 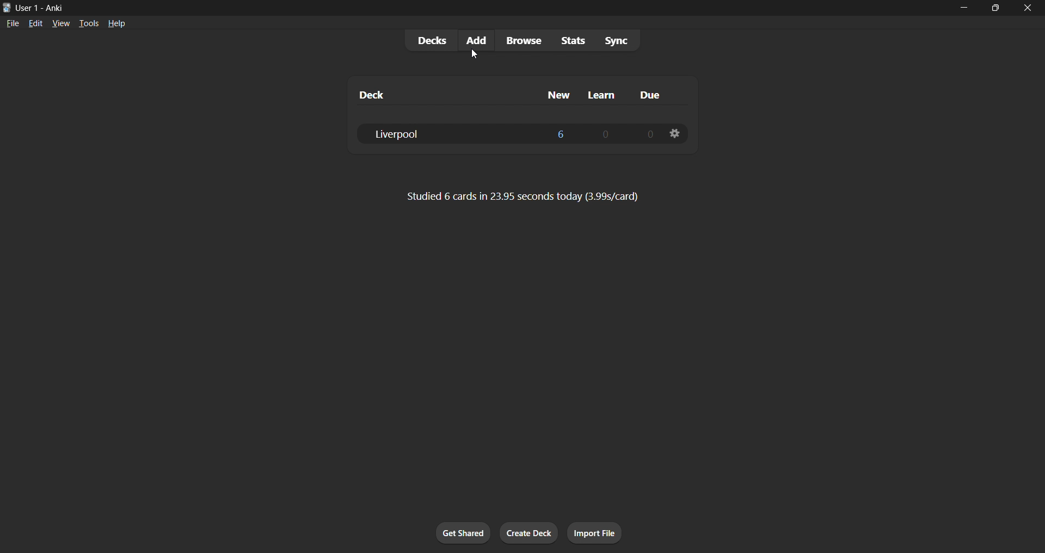 What do you see at coordinates (61, 23) in the screenshot?
I see `view` at bounding box center [61, 23].